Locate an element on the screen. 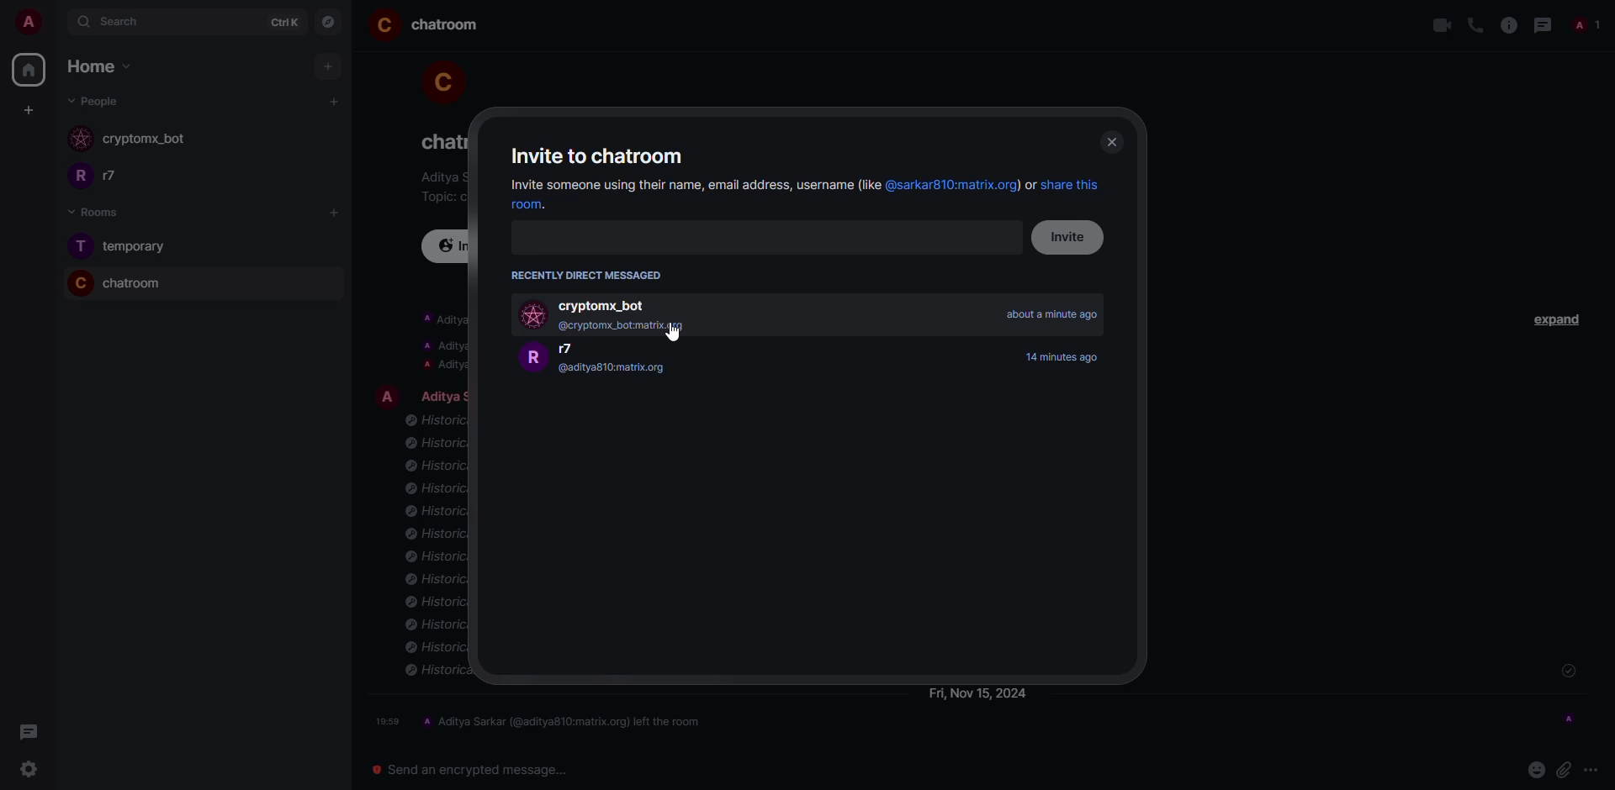 The height and width of the screenshot is (790, 1615). topic chat is located at coordinates (441, 196).